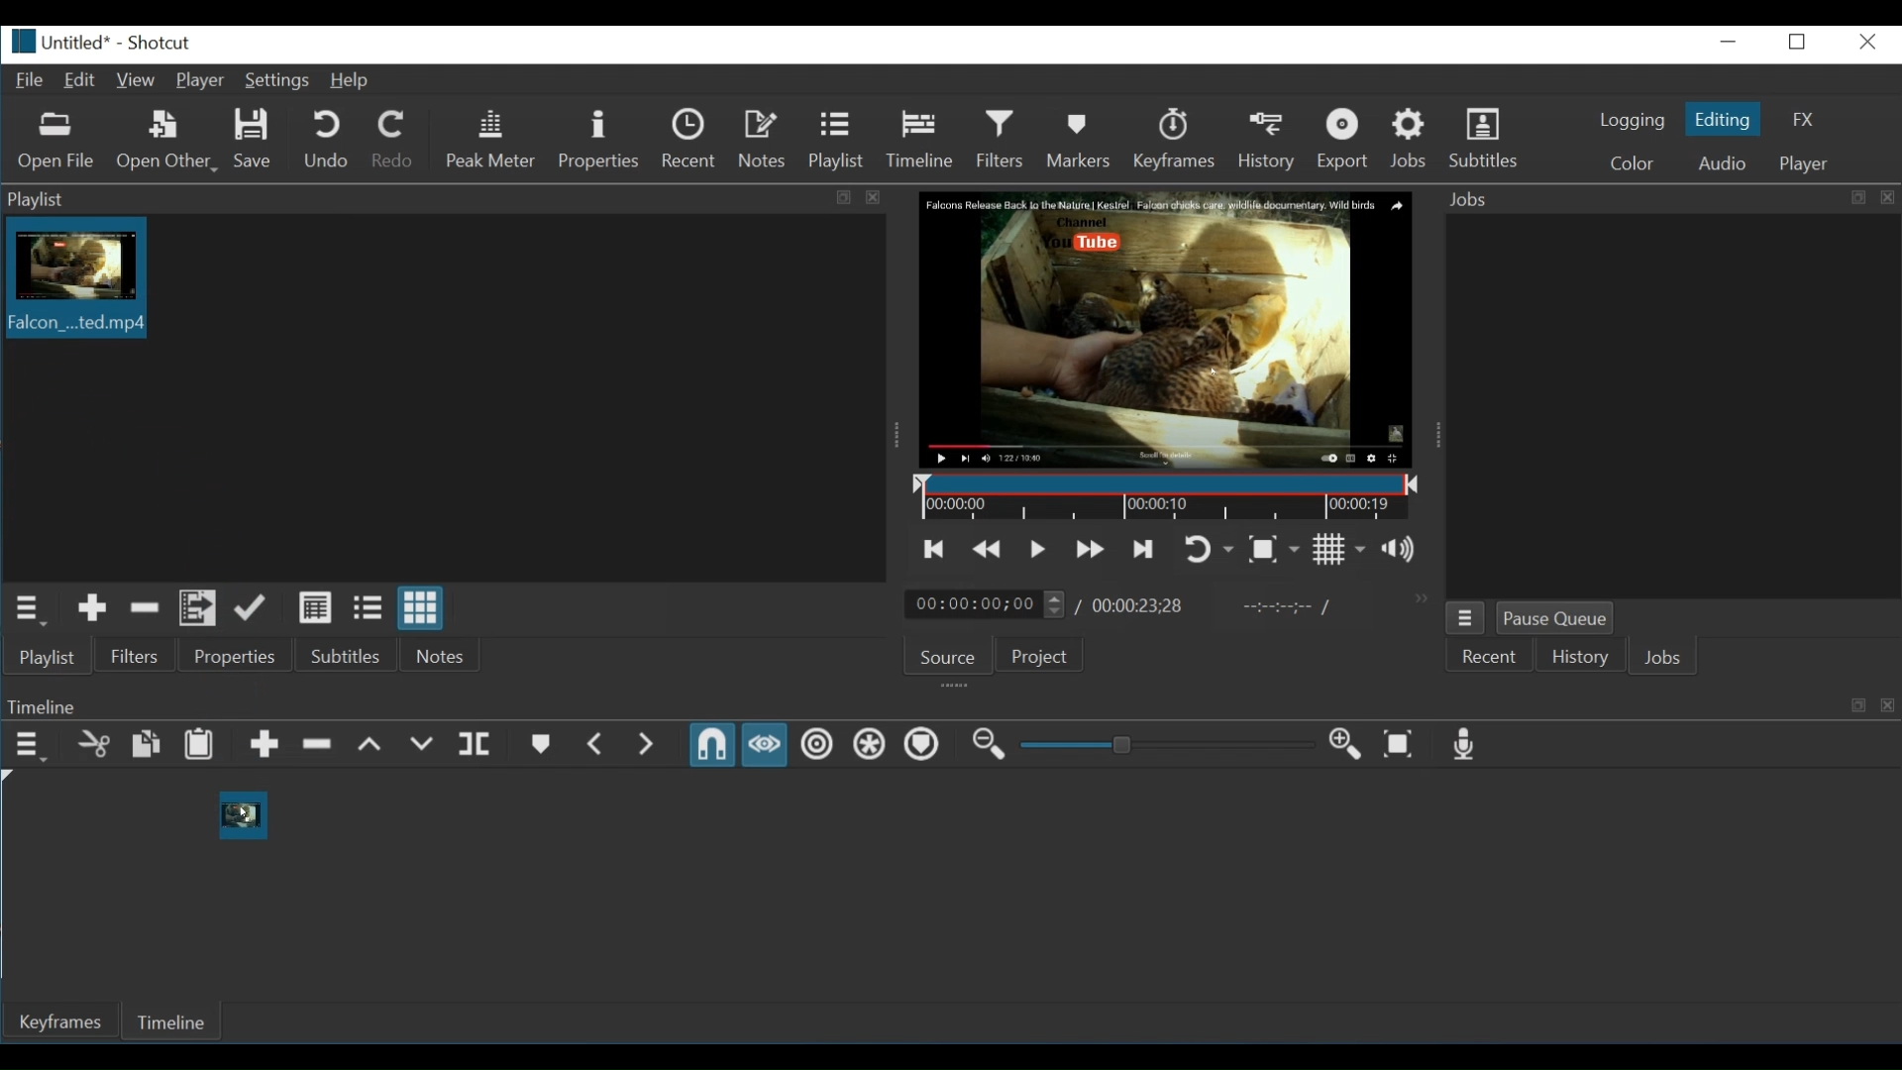 The image size is (1902, 1070). What do you see at coordinates (421, 746) in the screenshot?
I see `Overwrite` at bounding box center [421, 746].